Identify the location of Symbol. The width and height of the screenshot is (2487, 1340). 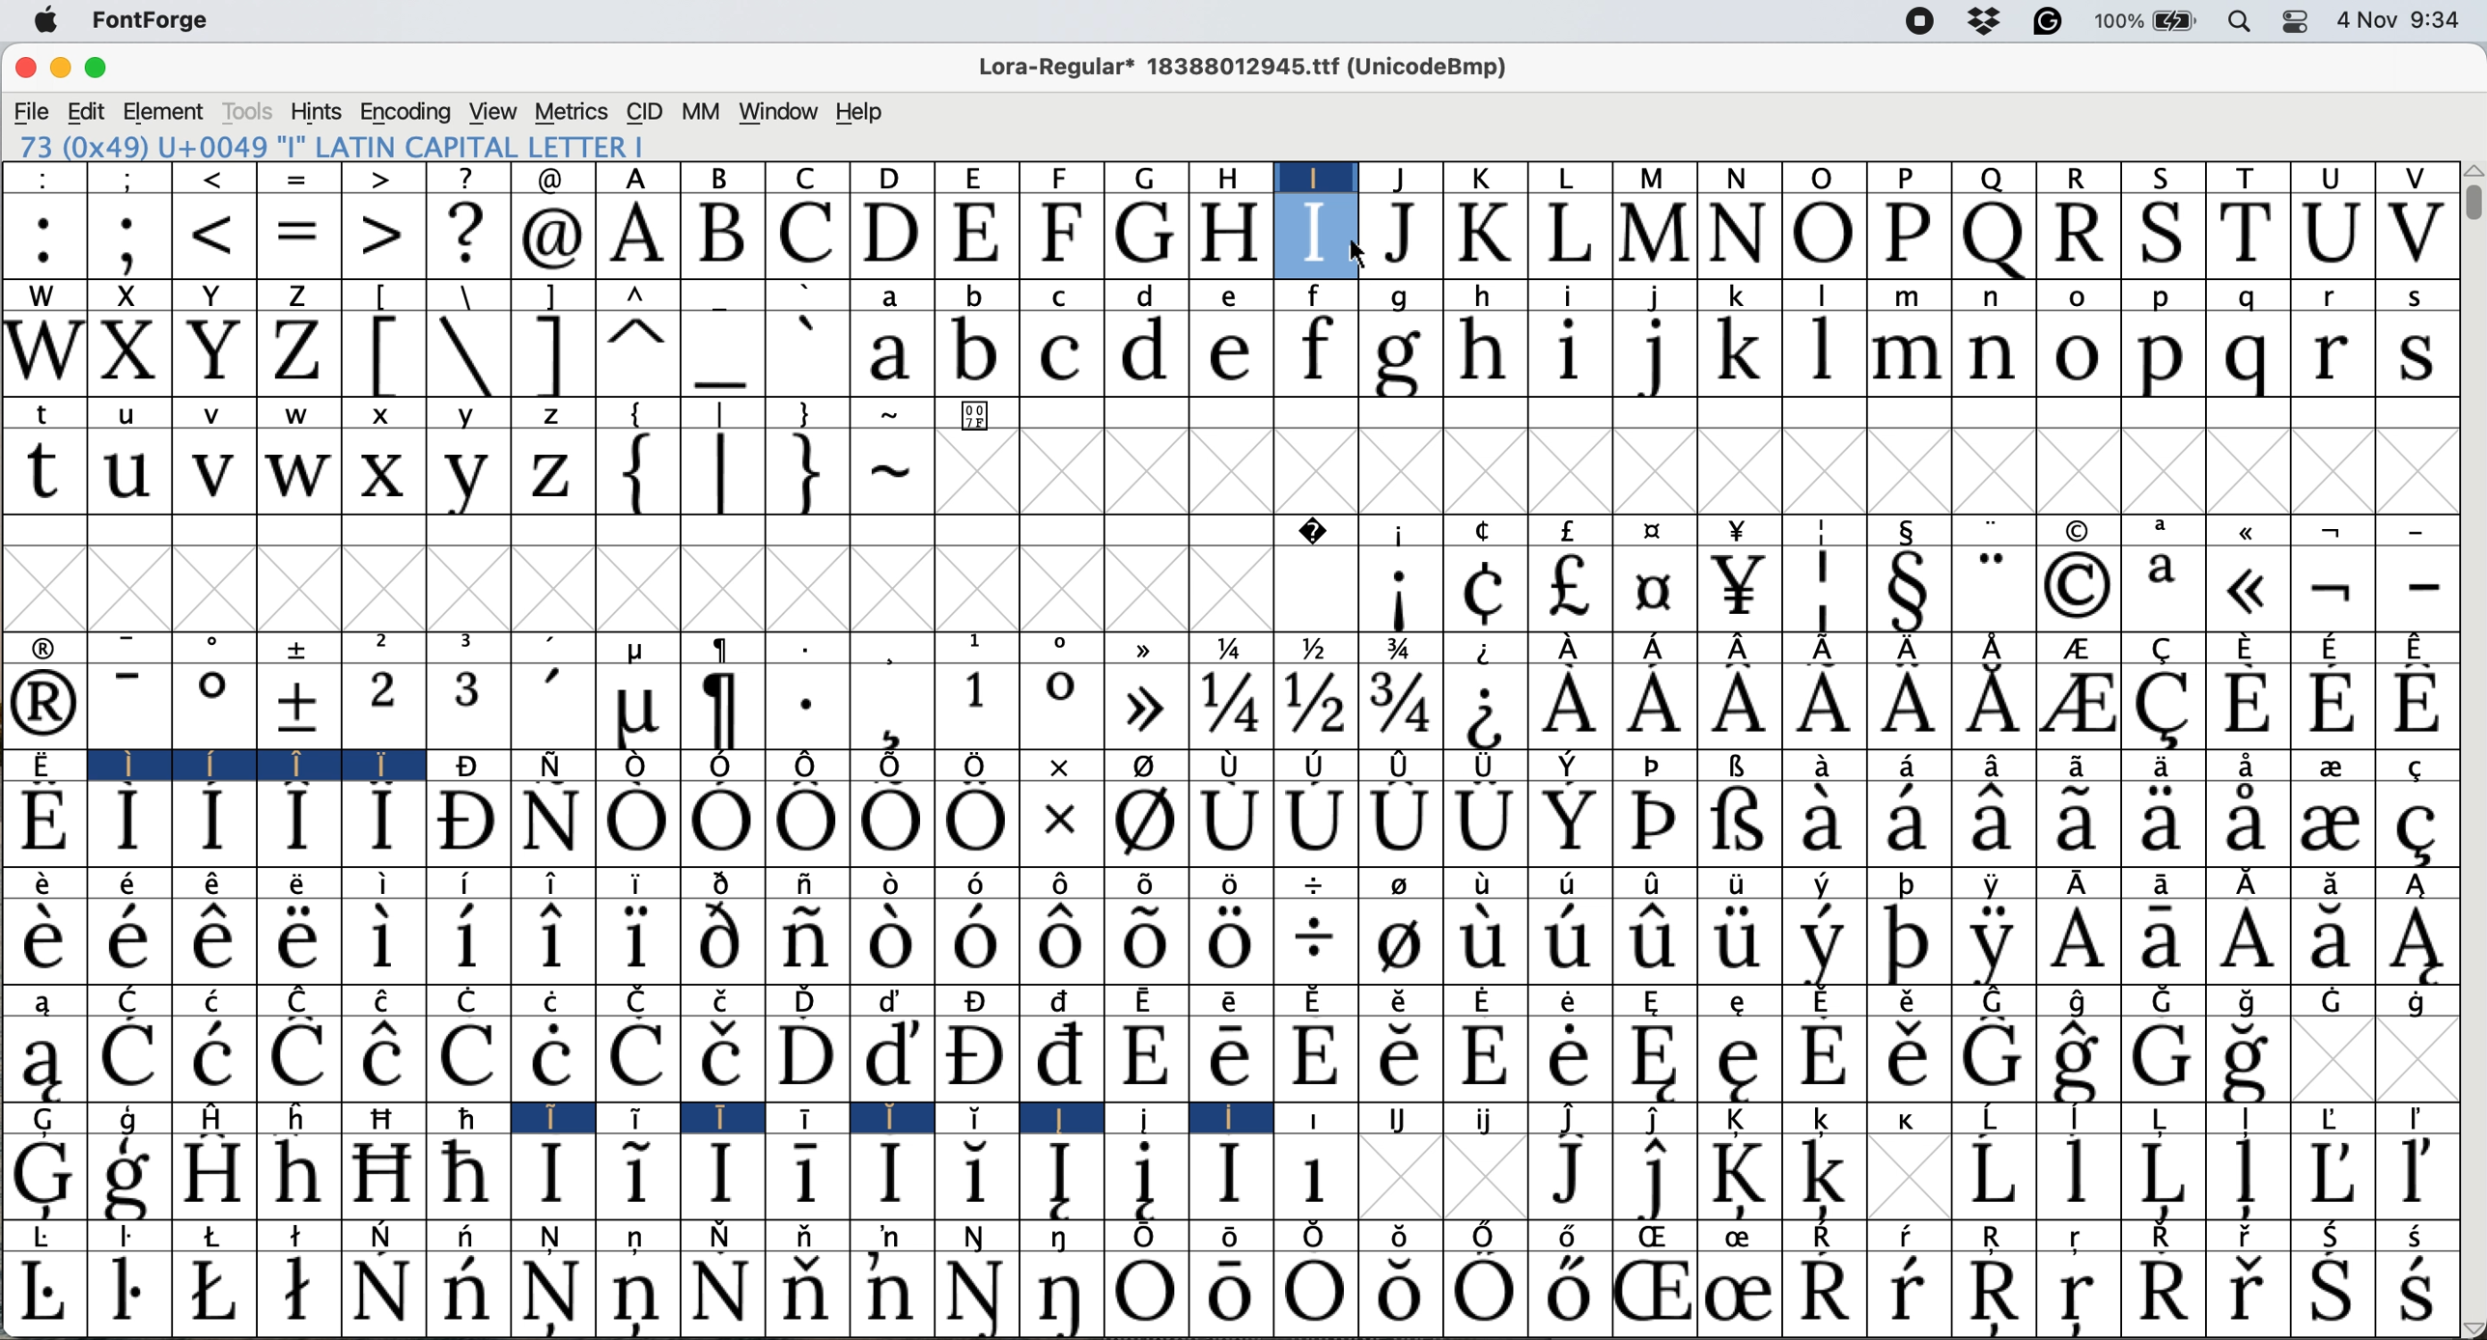
(1746, 1236).